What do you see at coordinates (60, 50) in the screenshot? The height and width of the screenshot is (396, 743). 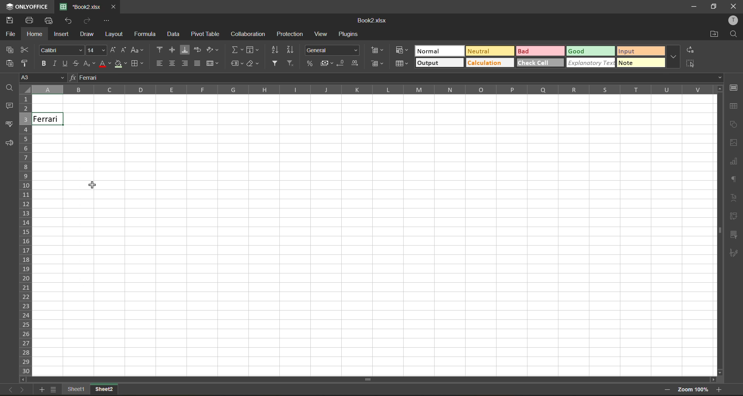 I see `font style` at bounding box center [60, 50].